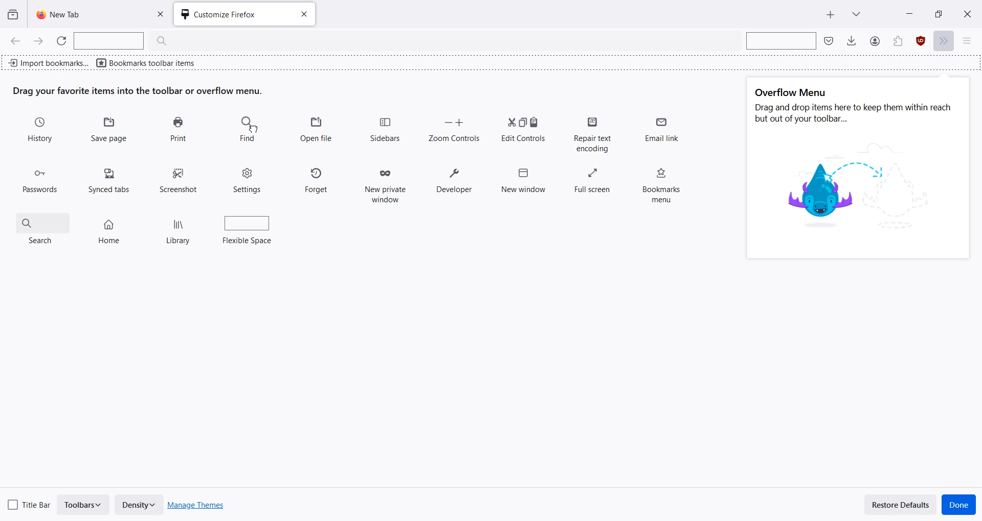 The width and height of the screenshot is (982, 521). I want to click on Sidebar, so click(385, 129).